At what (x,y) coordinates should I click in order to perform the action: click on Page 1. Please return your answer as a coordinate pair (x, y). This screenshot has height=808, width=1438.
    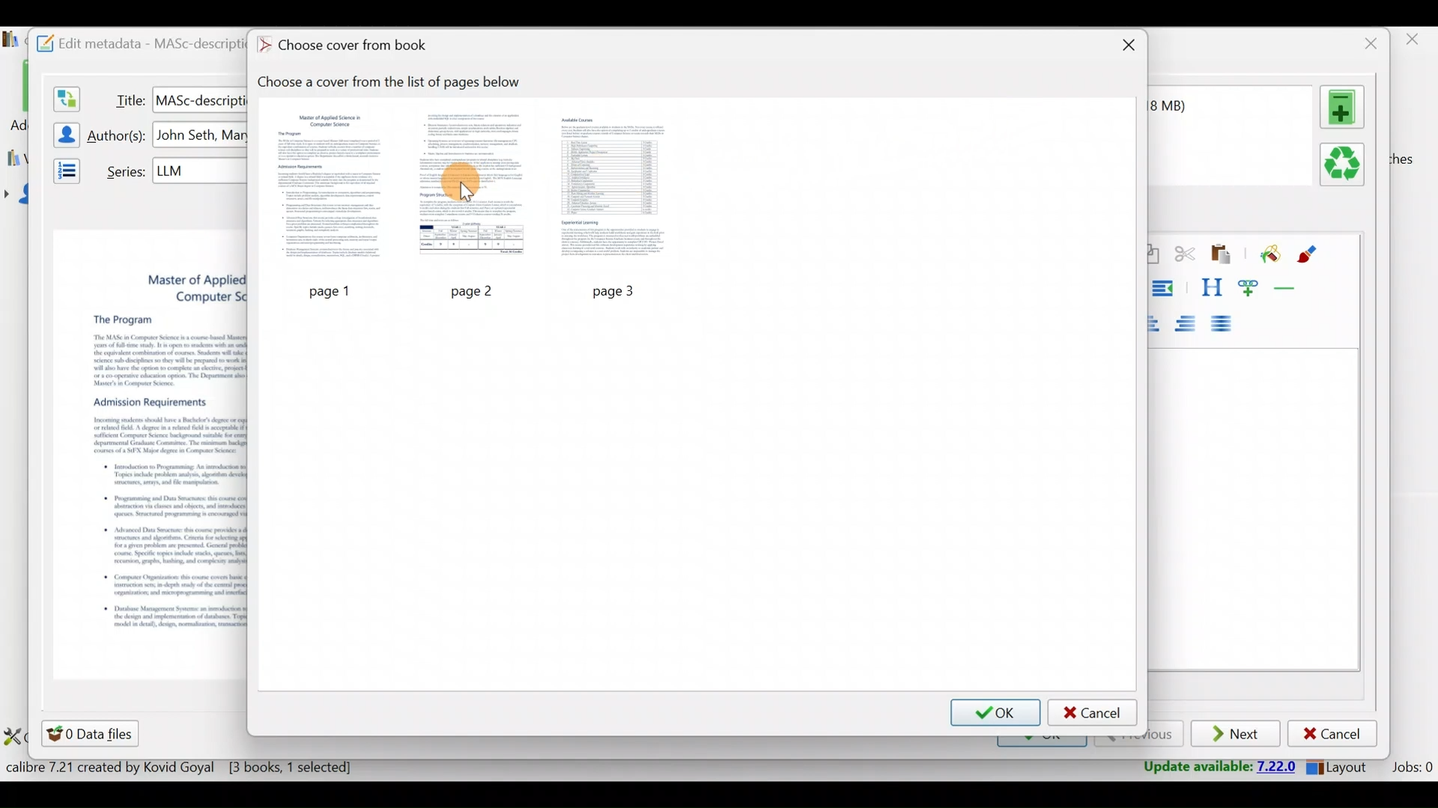
    Looking at the image, I should click on (333, 189).